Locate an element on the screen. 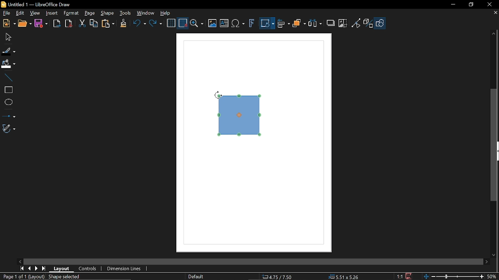  Display grid is located at coordinates (171, 23).